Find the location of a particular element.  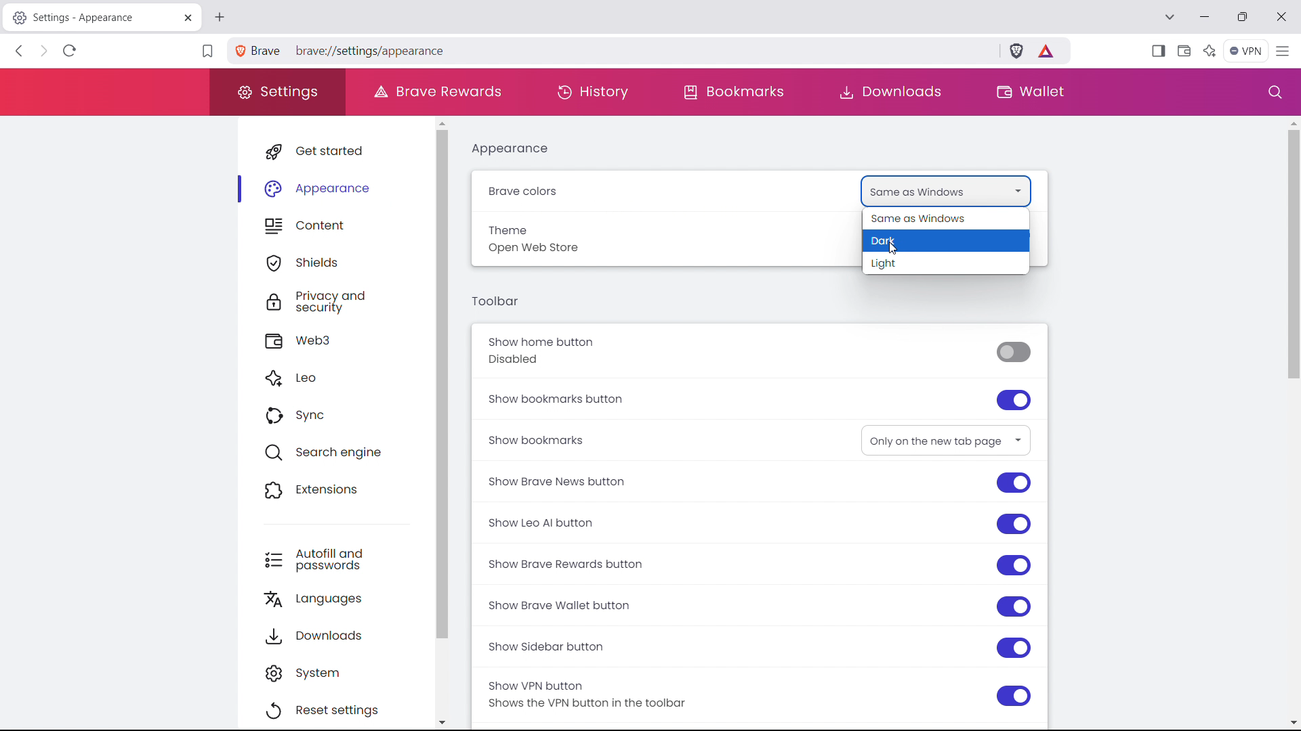

languages is located at coordinates (344, 596).